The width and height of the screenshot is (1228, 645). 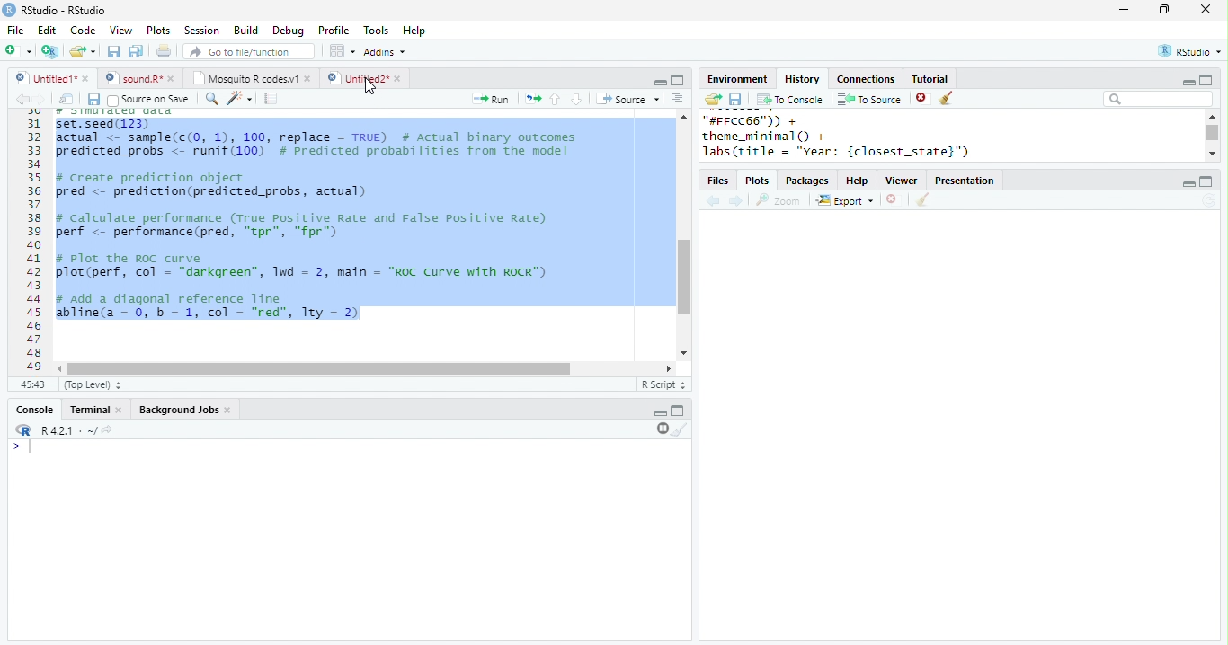 What do you see at coordinates (719, 181) in the screenshot?
I see `files` at bounding box center [719, 181].